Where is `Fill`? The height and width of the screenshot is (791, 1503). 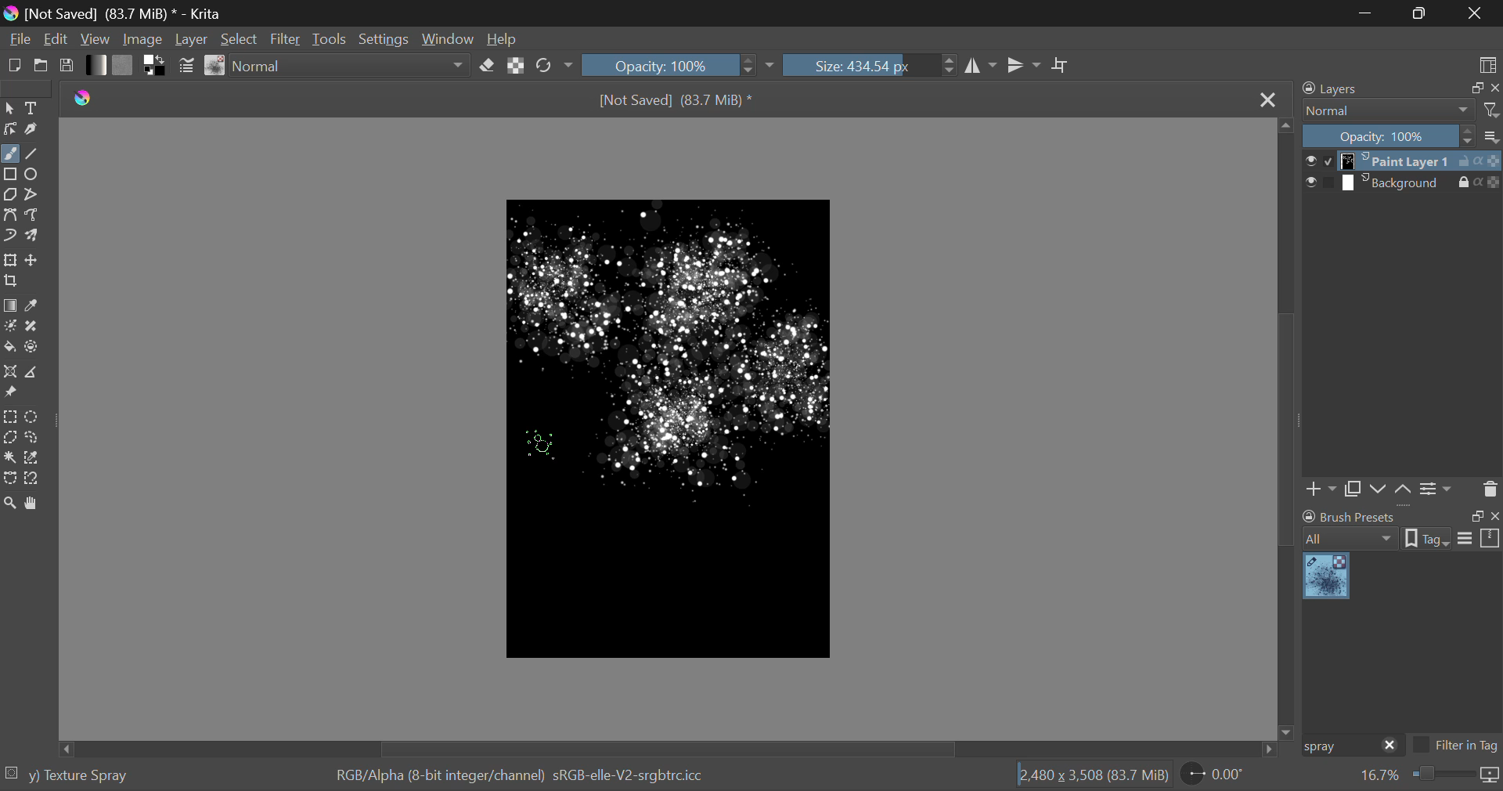
Fill is located at coordinates (9, 348).